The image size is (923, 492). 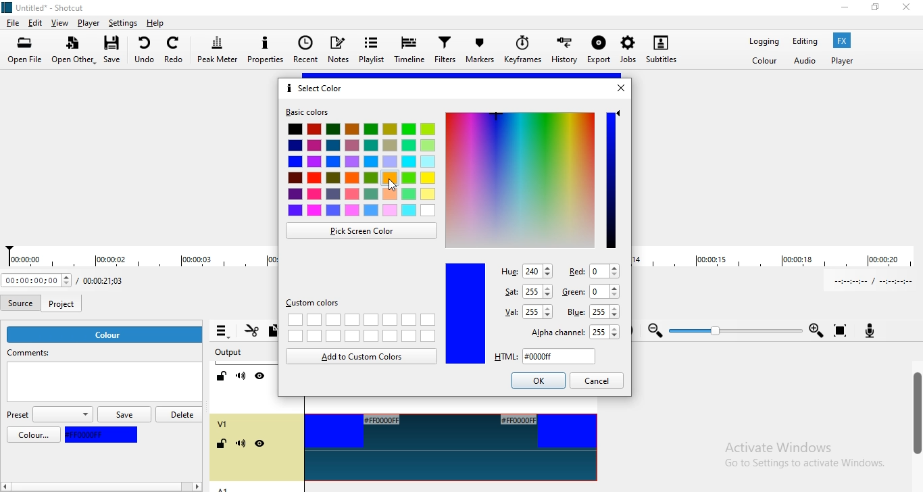 What do you see at coordinates (251, 333) in the screenshot?
I see `Cut` at bounding box center [251, 333].